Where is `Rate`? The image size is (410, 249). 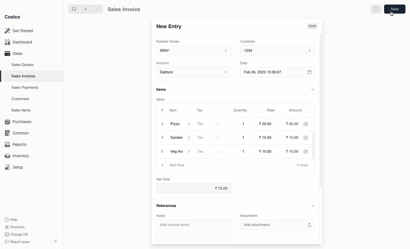 Rate is located at coordinates (271, 110).